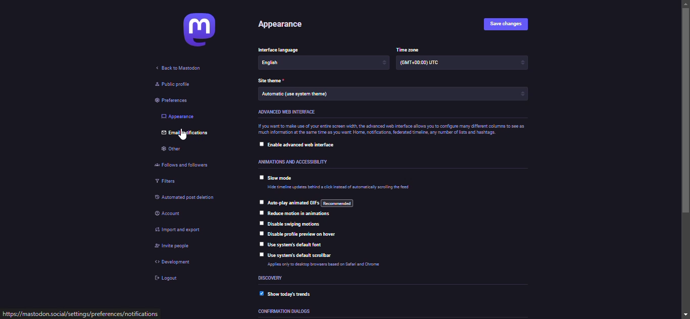  I want to click on click to select, so click(261, 234).